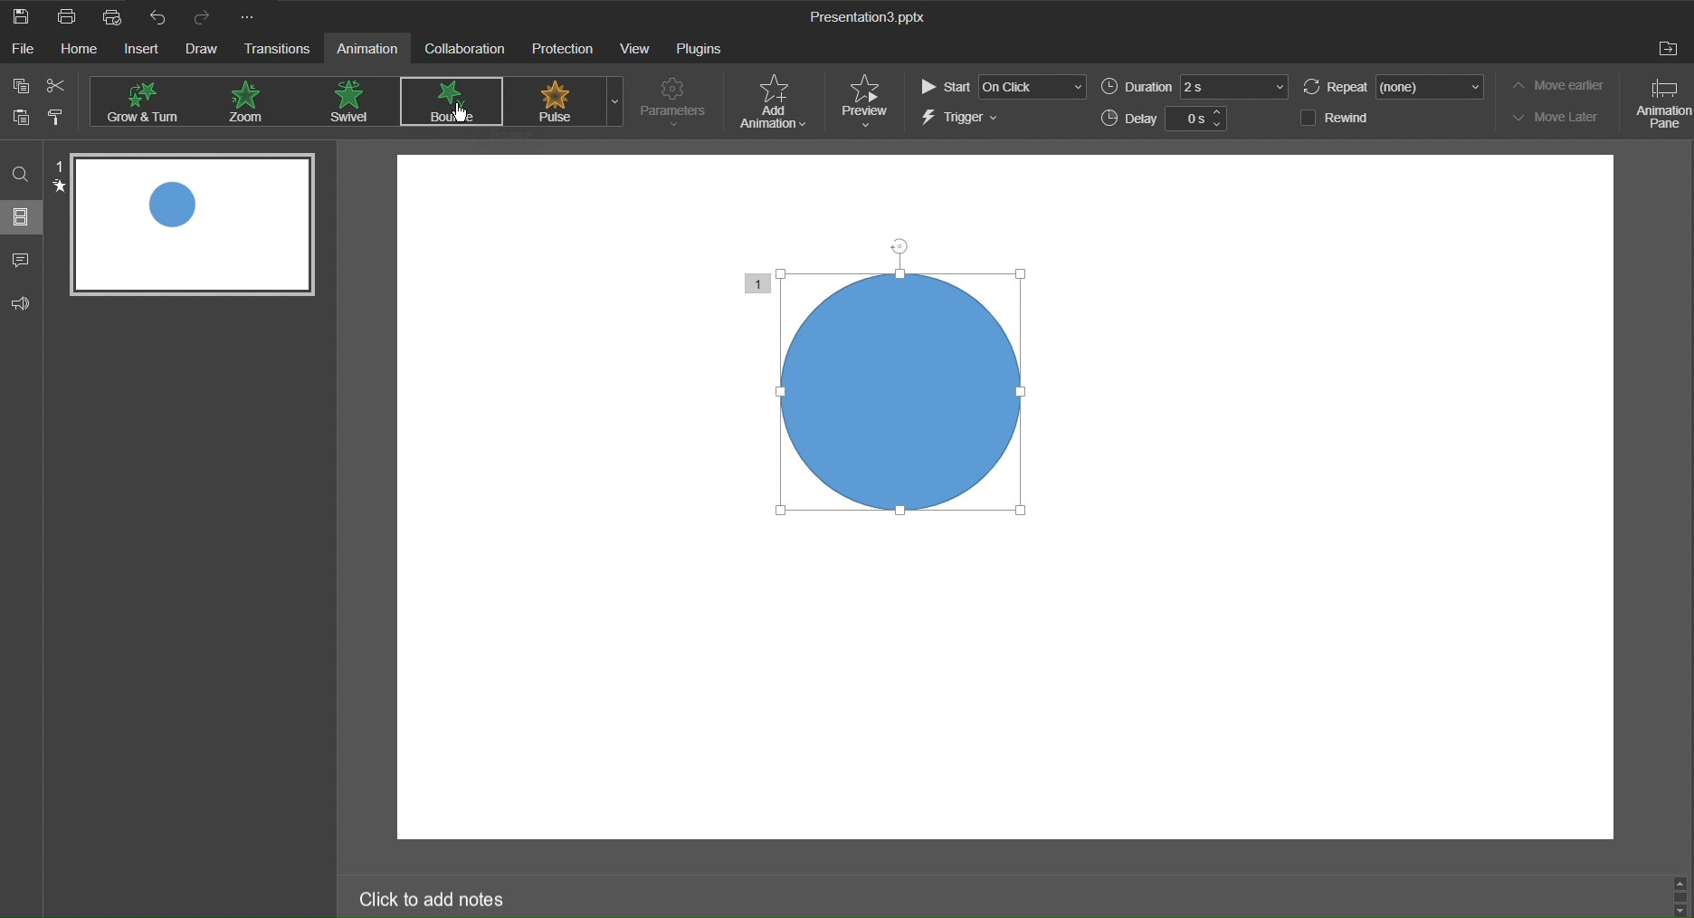 The image size is (1694, 918). Describe the element at coordinates (1129, 120) in the screenshot. I see `Delay:` at that location.